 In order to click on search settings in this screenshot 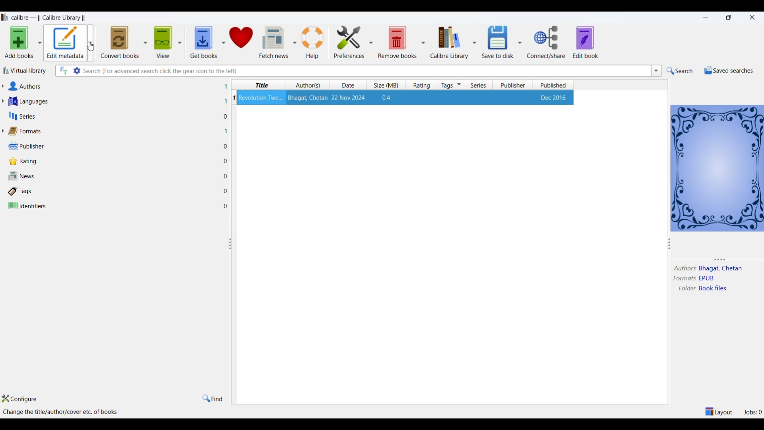, I will do `click(77, 70)`.